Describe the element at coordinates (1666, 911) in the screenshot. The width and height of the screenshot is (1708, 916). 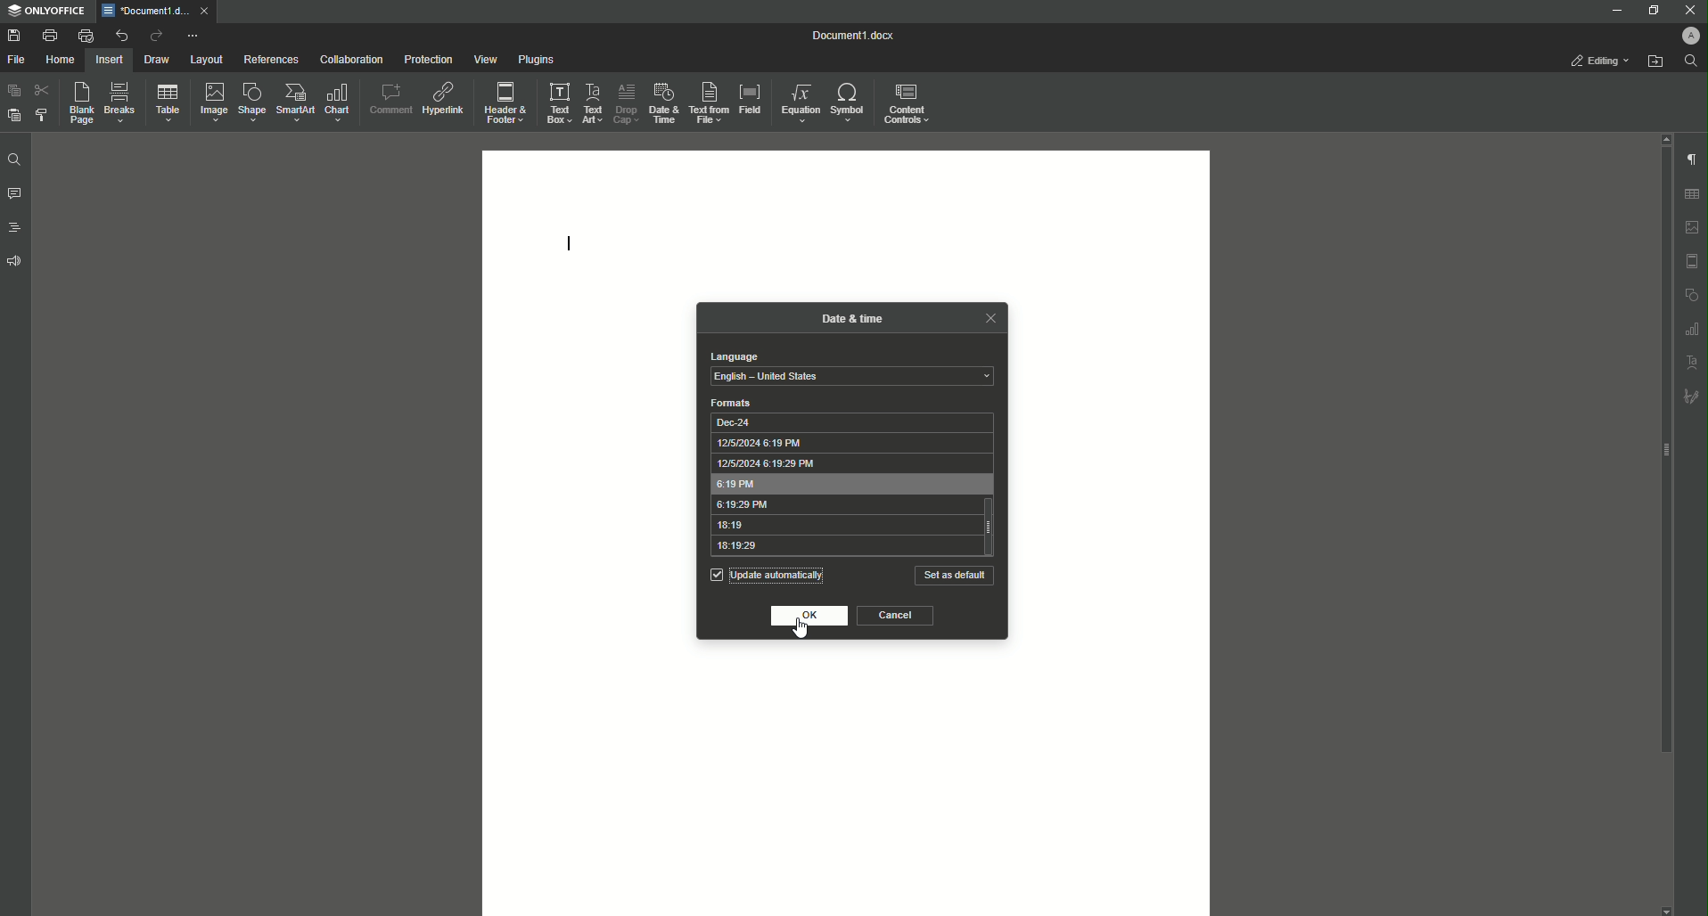
I see `scroll down` at that location.